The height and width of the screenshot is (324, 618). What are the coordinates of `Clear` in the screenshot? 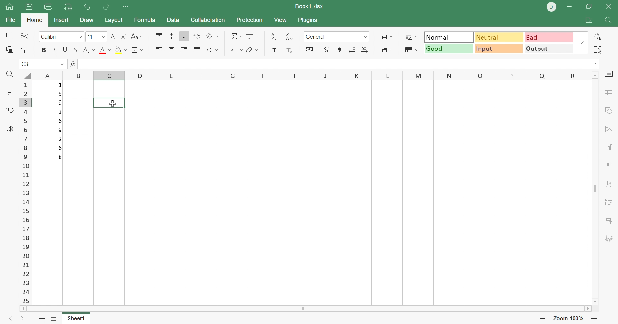 It's located at (254, 50).